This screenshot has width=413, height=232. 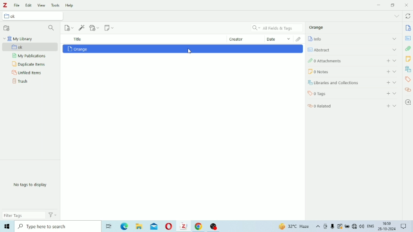 I want to click on Abstract, so click(x=408, y=38).